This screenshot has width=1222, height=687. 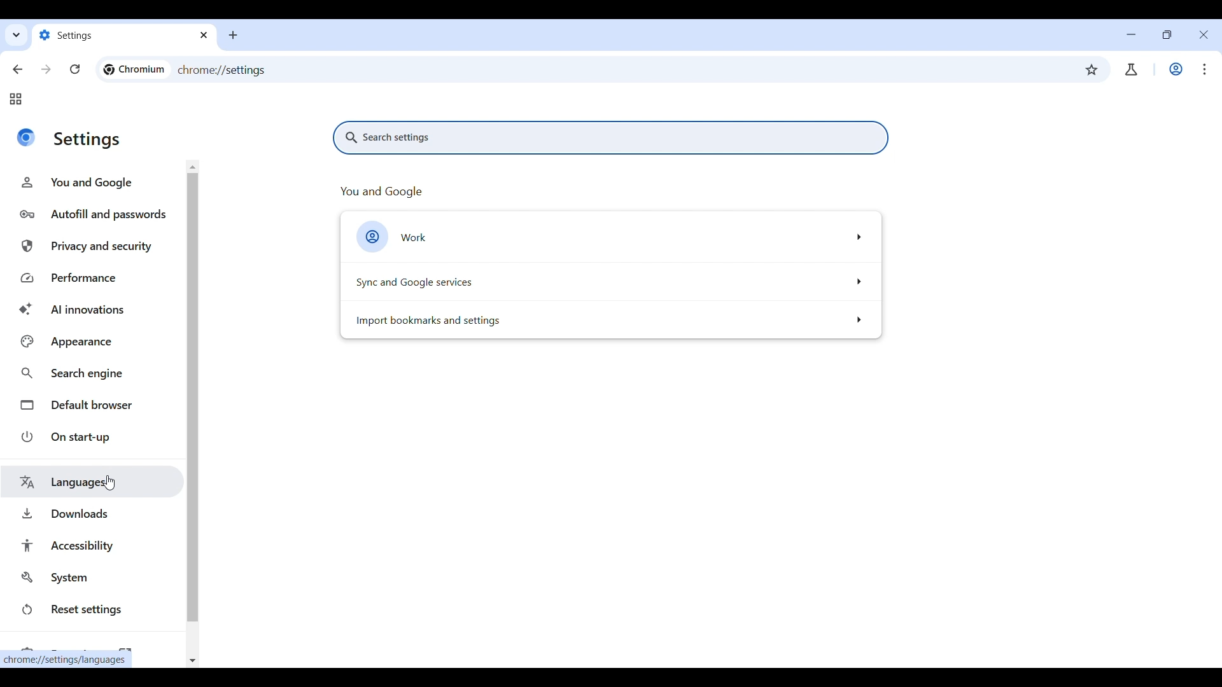 What do you see at coordinates (15, 37) in the screenshot?
I see `Quick search tabs` at bounding box center [15, 37].